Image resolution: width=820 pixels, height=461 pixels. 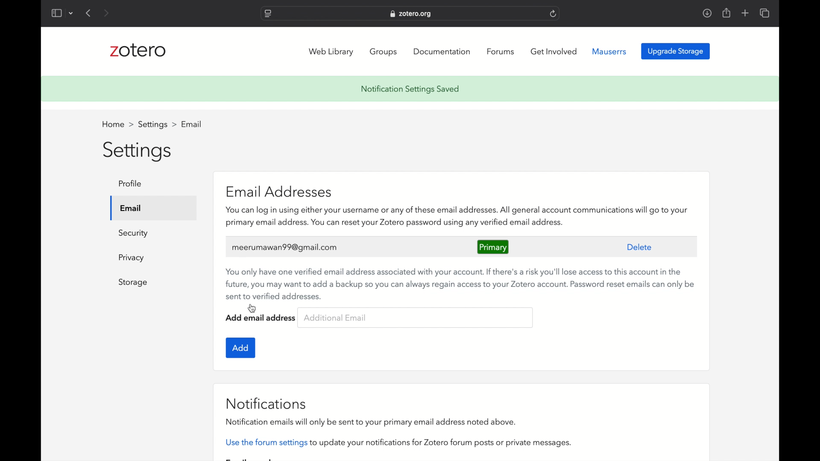 I want to click on use the forum settings too update your notifications for zotero forum posts or private messages, so click(x=398, y=443).